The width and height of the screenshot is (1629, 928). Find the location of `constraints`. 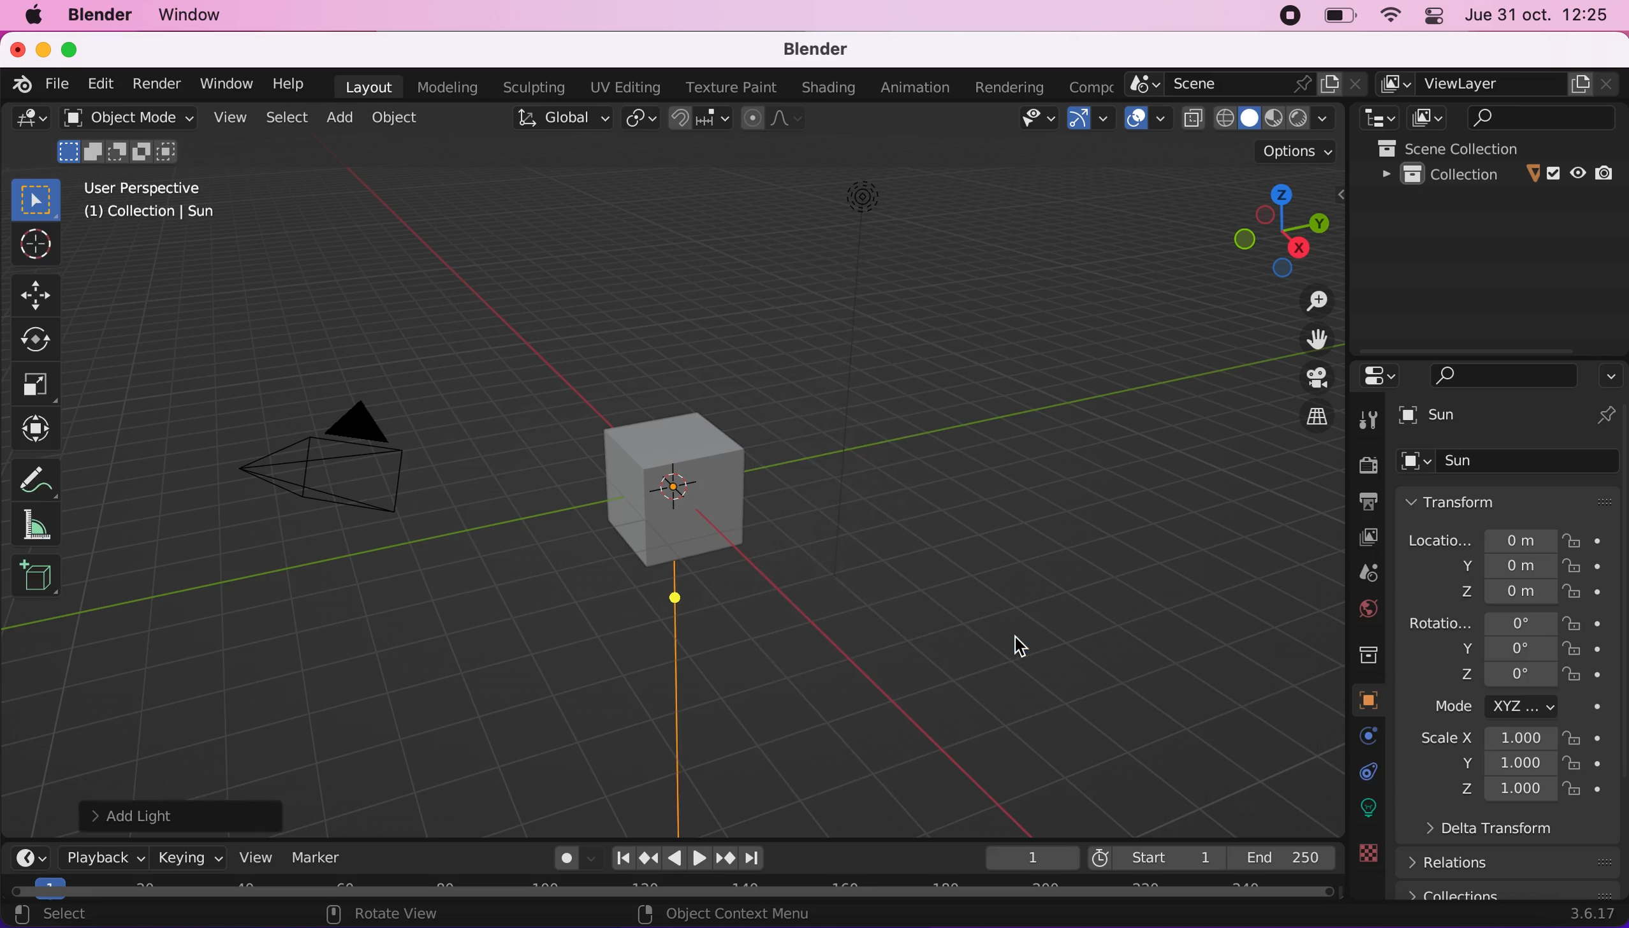

constraints is located at coordinates (1365, 842).